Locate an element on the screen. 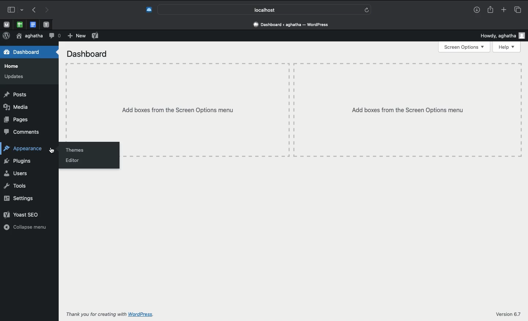  Sidebar is located at coordinates (14, 10).